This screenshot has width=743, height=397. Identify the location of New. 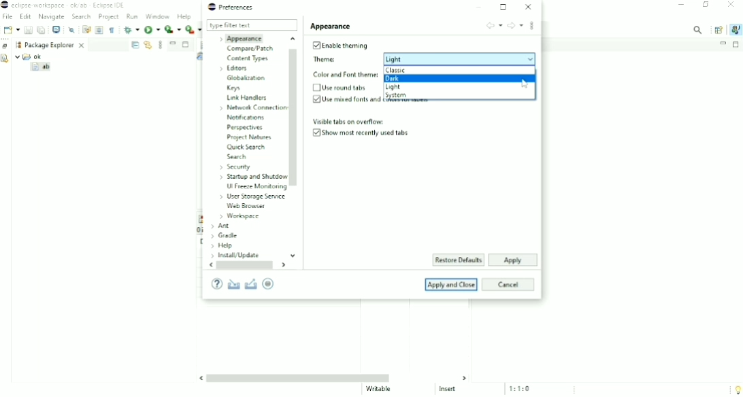
(10, 30).